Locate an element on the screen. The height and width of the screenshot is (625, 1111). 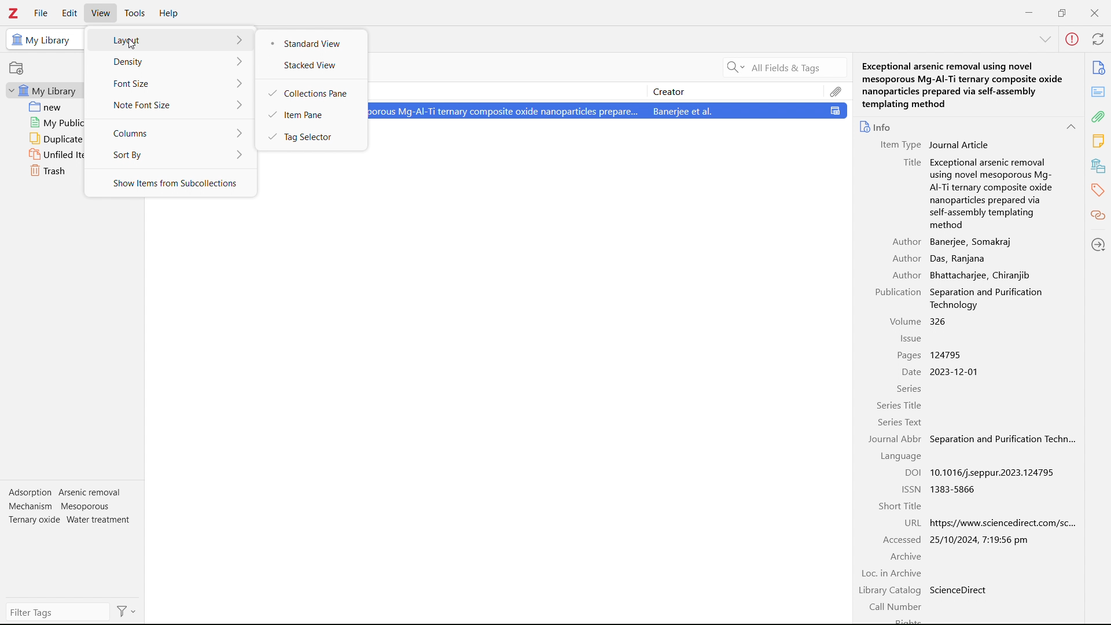
tags is located at coordinates (1098, 190).